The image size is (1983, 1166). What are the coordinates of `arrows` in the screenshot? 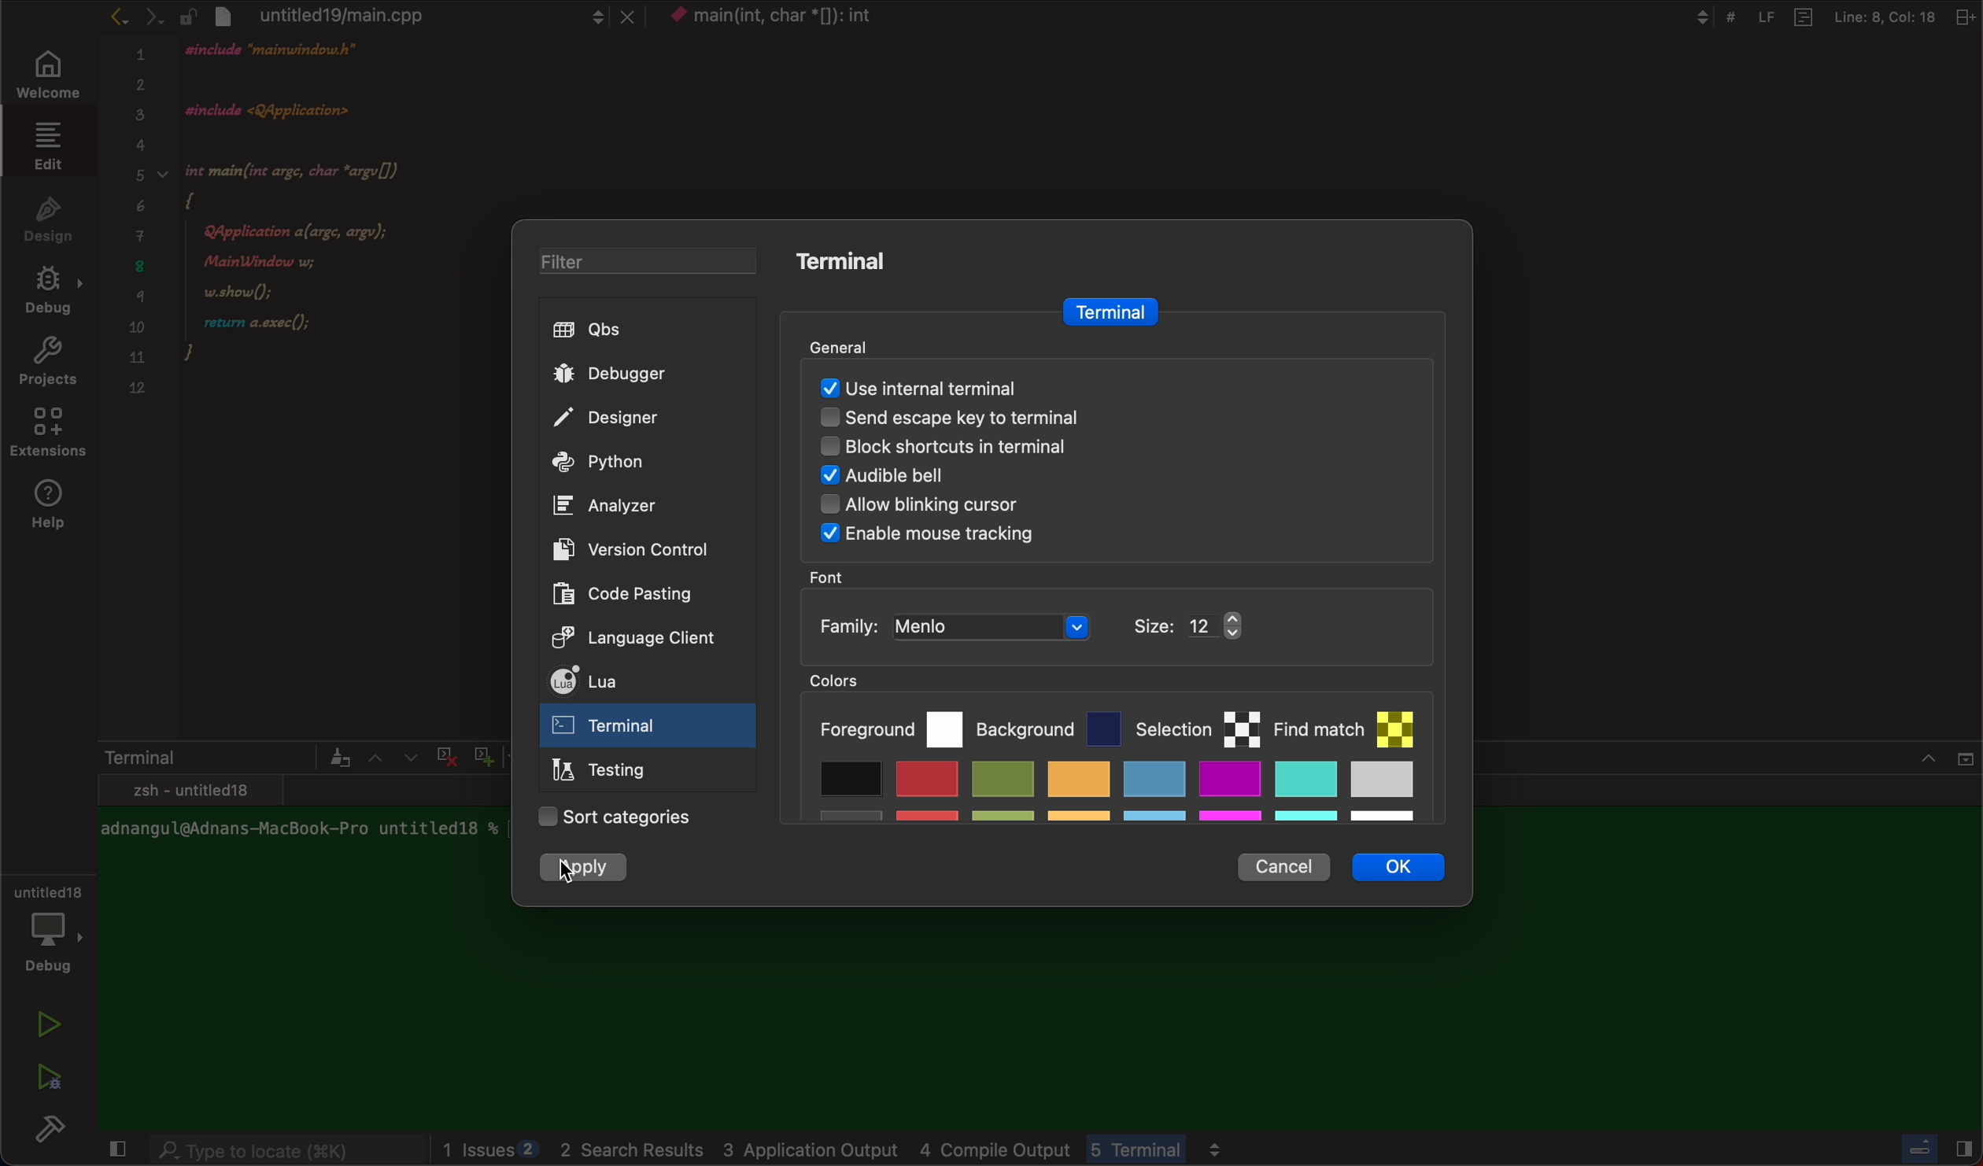 It's located at (135, 16).